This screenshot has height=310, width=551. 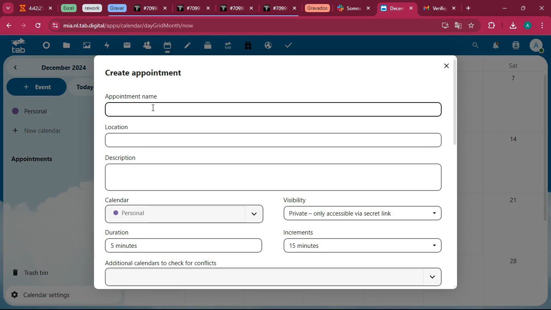 What do you see at coordinates (458, 25) in the screenshot?
I see `google translator` at bounding box center [458, 25].